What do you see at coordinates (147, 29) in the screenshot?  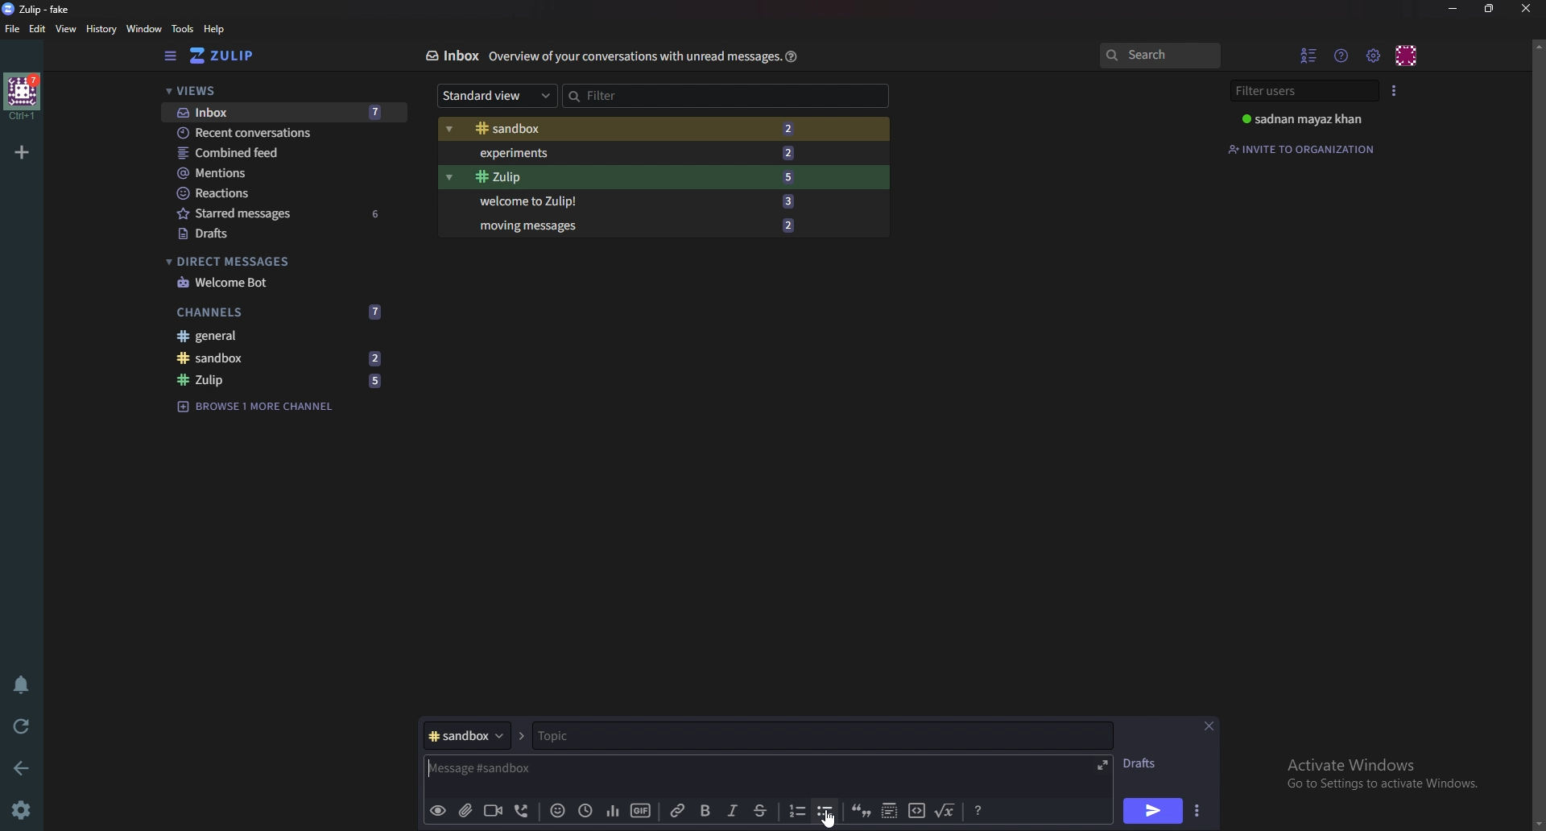 I see `Window` at bounding box center [147, 29].